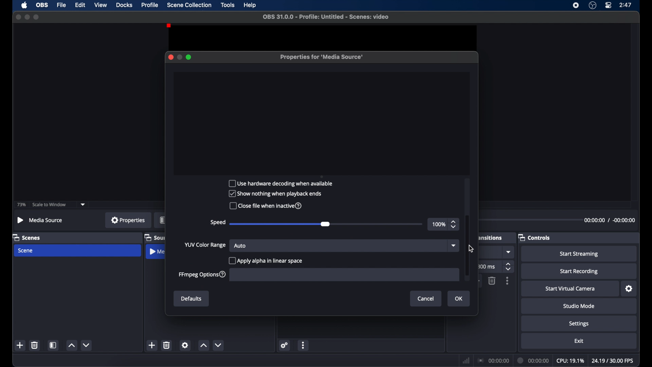 The width and height of the screenshot is (652, 367). Describe the element at coordinates (170, 57) in the screenshot. I see `close` at that location.